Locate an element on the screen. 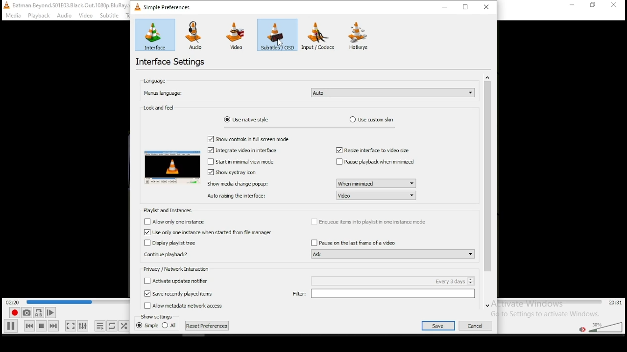 This screenshot has height=352, width=627. playlist and instances is located at coordinates (169, 210).